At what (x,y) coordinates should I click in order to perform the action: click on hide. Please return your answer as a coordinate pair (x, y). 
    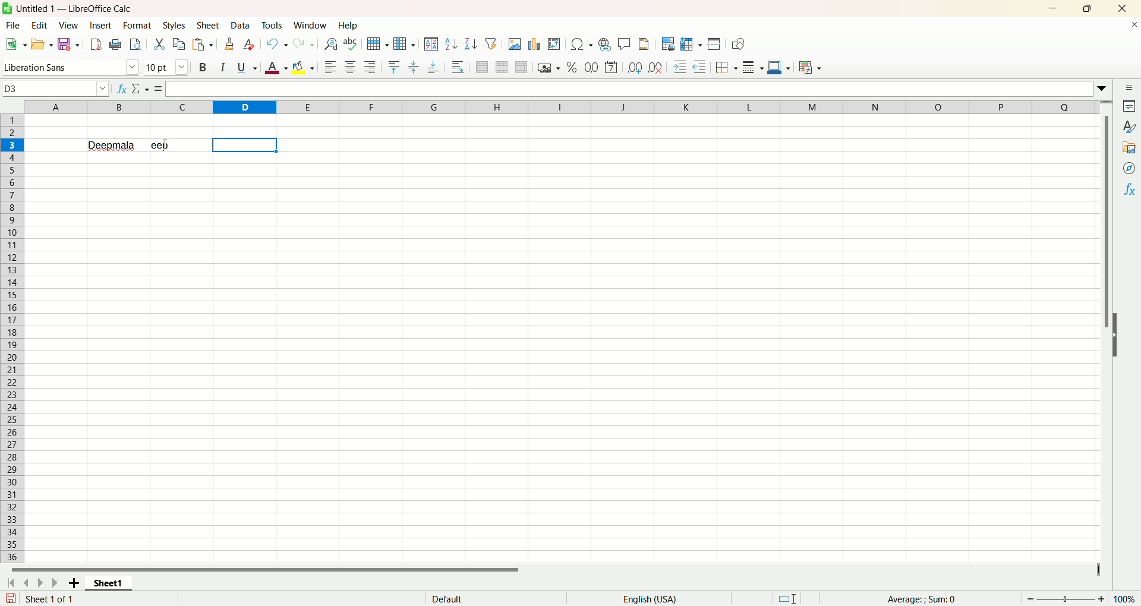
    Looking at the image, I should click on (1117, 343).